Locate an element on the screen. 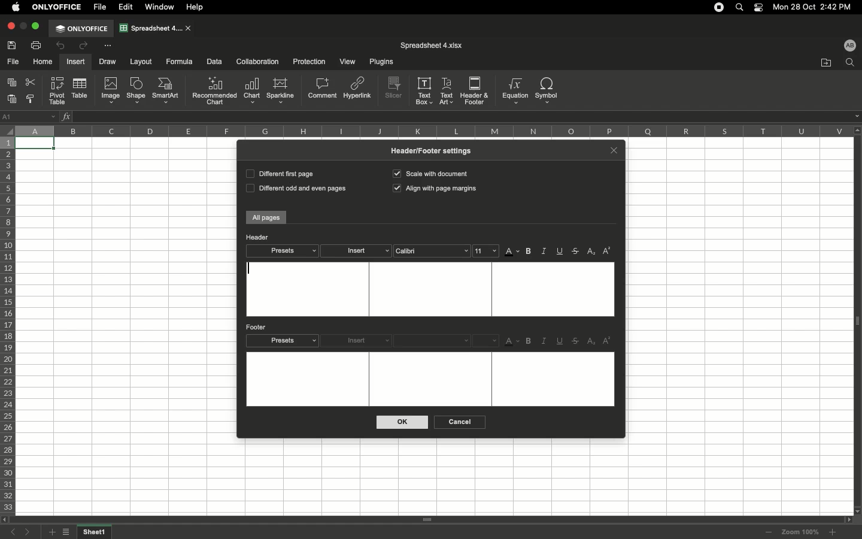 The image size is (862, 539). Text box is located at coordinates (429, 289).